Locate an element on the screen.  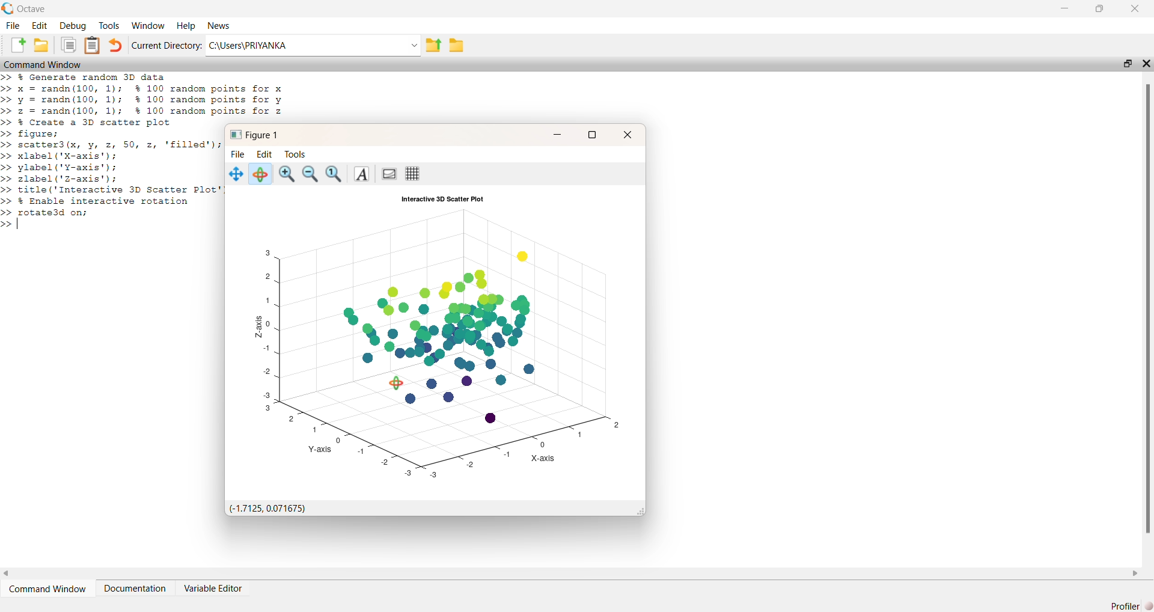
Window is located at coordinates (150, 26).